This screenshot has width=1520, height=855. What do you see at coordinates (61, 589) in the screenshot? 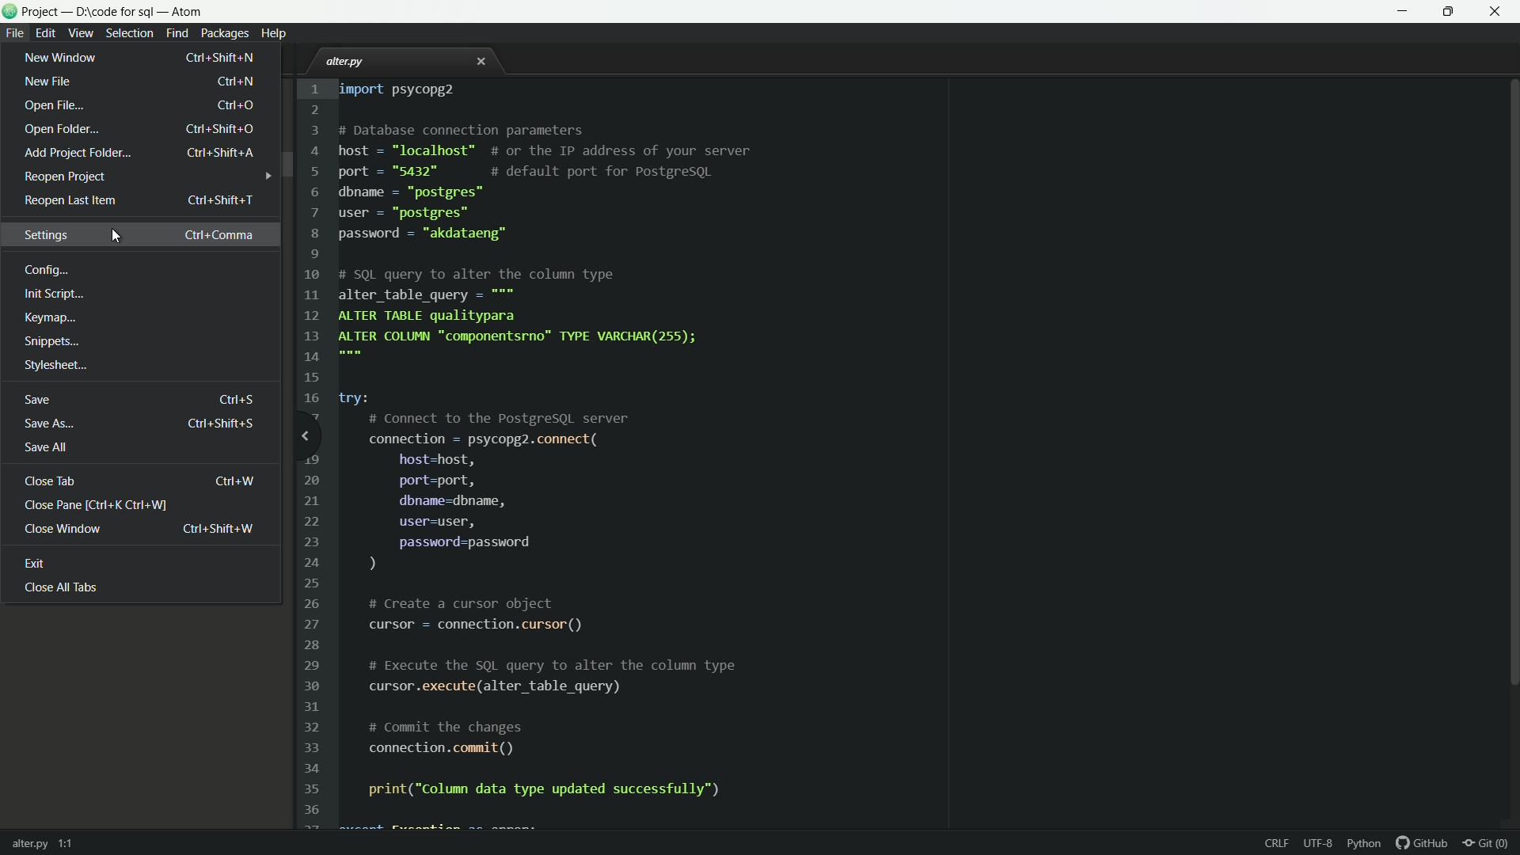
I see `close all tabs` at bounding box center [61, 589].